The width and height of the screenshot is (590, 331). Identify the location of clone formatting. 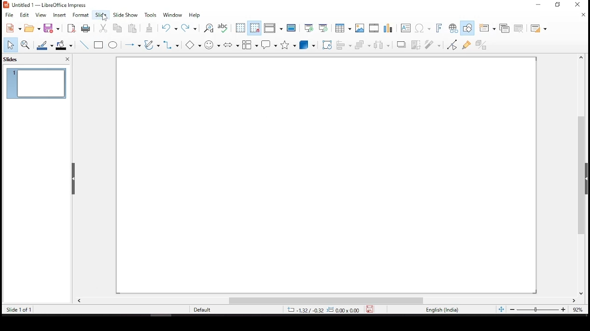
(151, 28).